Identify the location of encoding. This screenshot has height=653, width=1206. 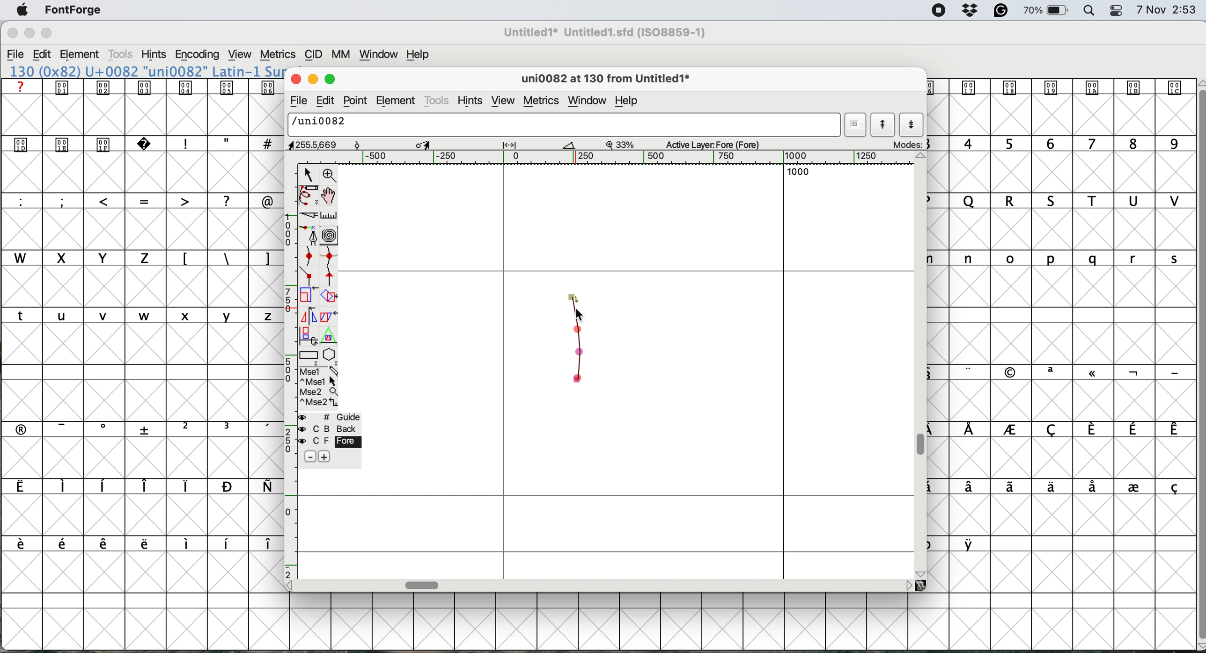
(197, 55).